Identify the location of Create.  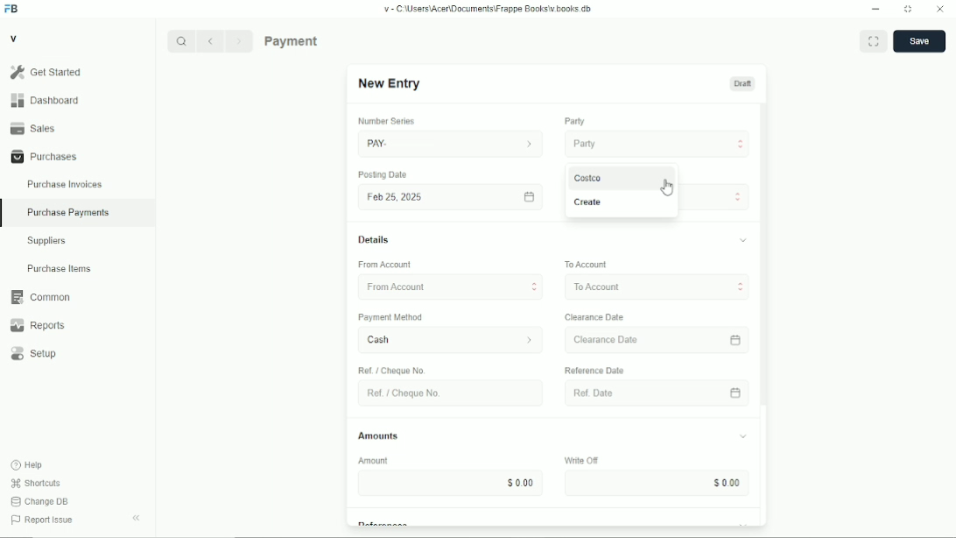
(622, 207).